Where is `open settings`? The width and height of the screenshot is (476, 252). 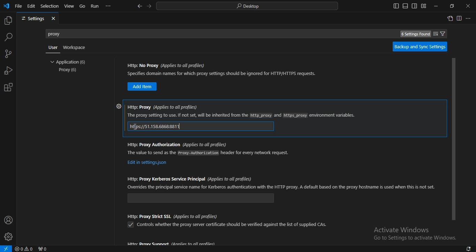
open settings is located at coordinates (451, 19).